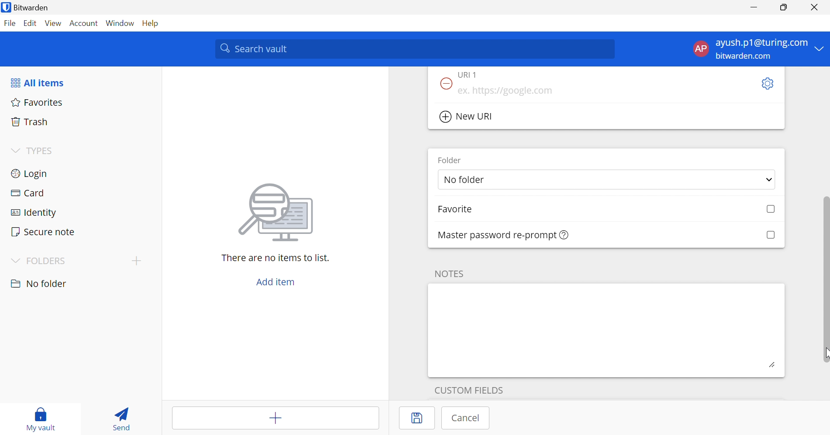 Image resolution: width=830 pixels, height=435 pixels. Describe the element at coordinates (37, 83) in the screenshot. I see `All items` at that location.